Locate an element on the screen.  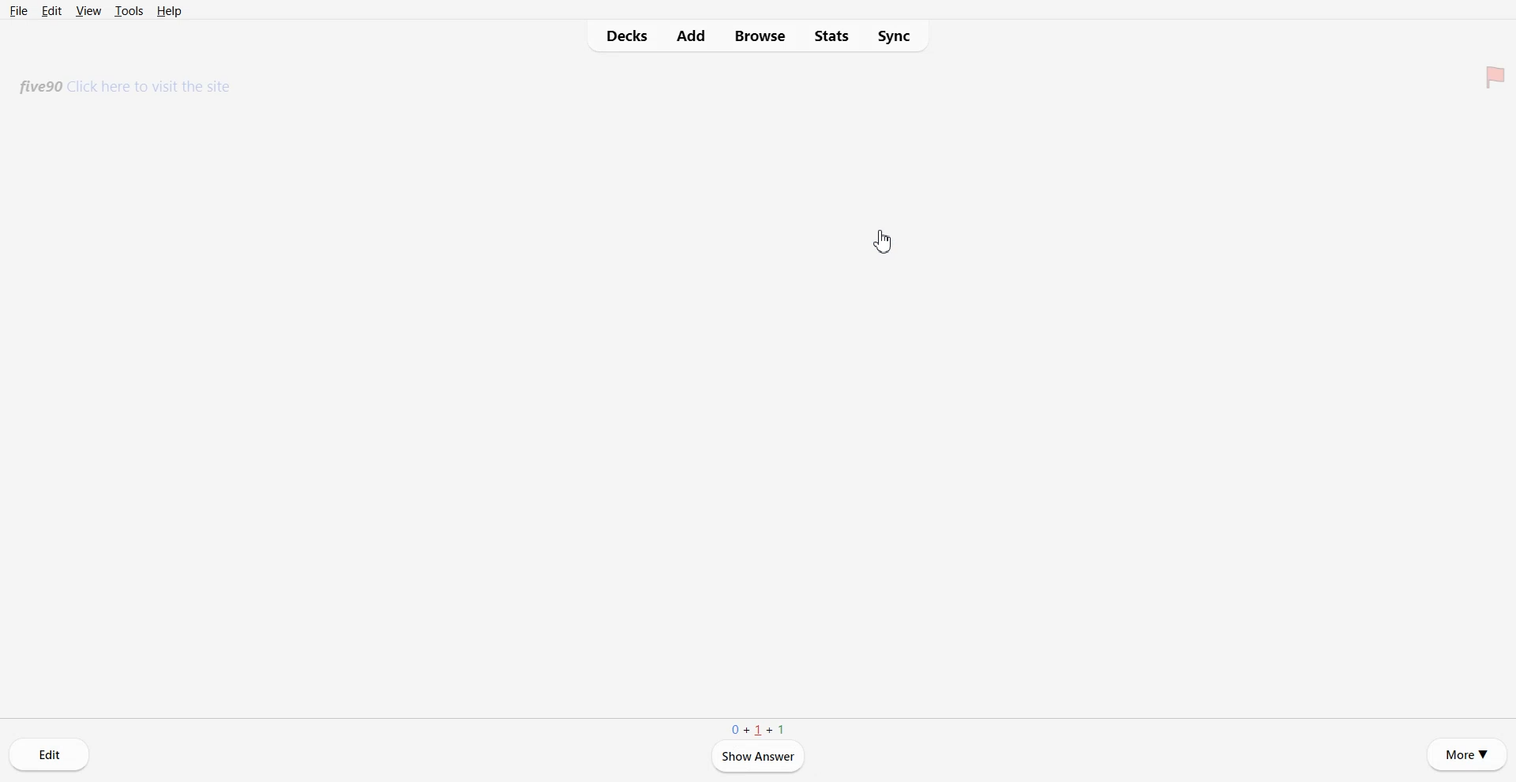
Edit is located at coordinates (50, 754).